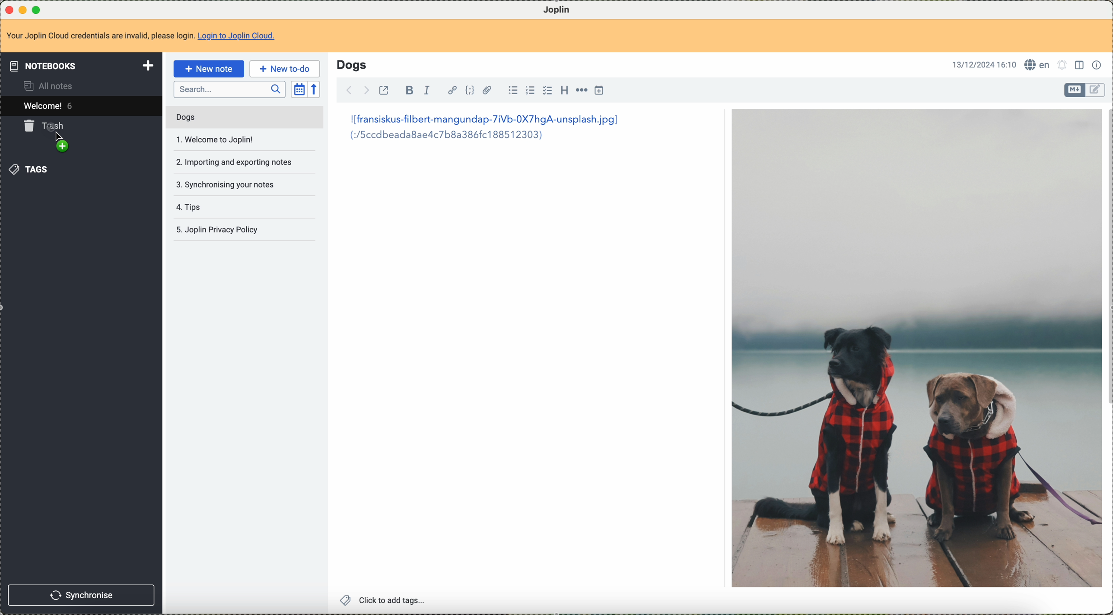 The height and width of the screenshot is (615, 1113). I want to click on Joplin, so click(555, 9).